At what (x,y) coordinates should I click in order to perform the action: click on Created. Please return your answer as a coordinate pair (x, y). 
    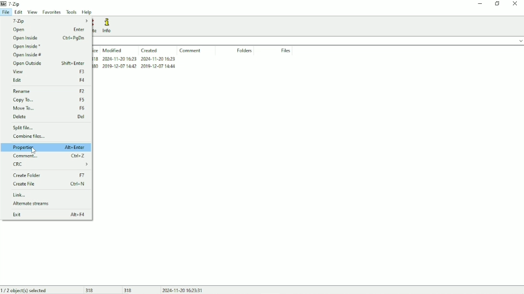
    Looking at the image, I should click on (150, 50).